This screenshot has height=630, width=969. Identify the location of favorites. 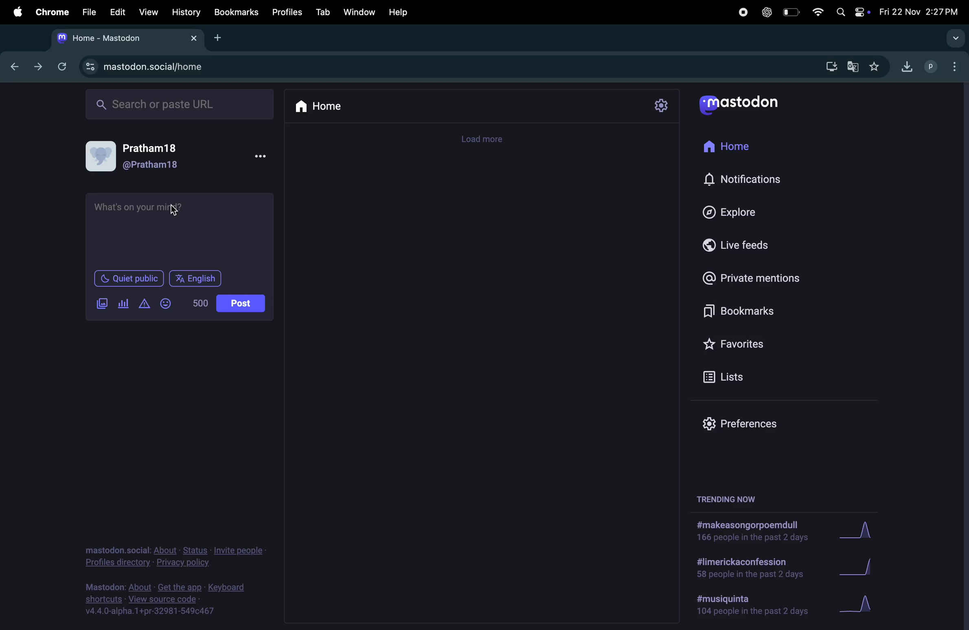
(767, 345).